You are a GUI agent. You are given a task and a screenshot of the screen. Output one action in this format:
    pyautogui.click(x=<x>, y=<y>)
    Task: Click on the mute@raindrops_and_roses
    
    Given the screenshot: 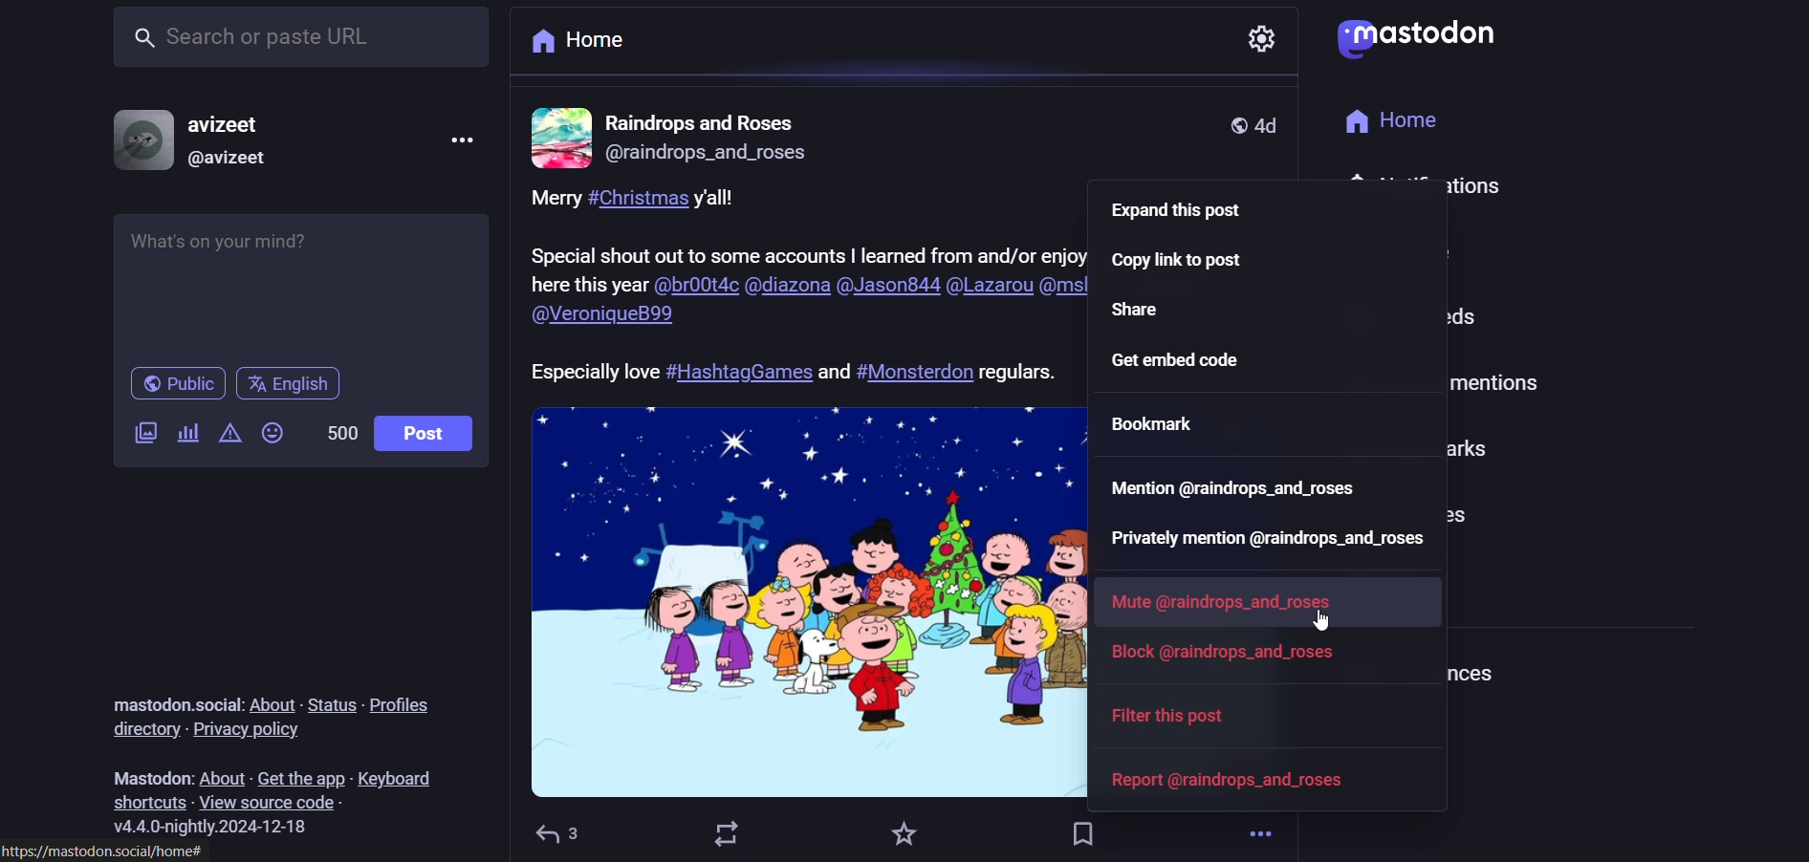 What is the action you would take?
    pyautogui.click(x=1228, y=605)
    